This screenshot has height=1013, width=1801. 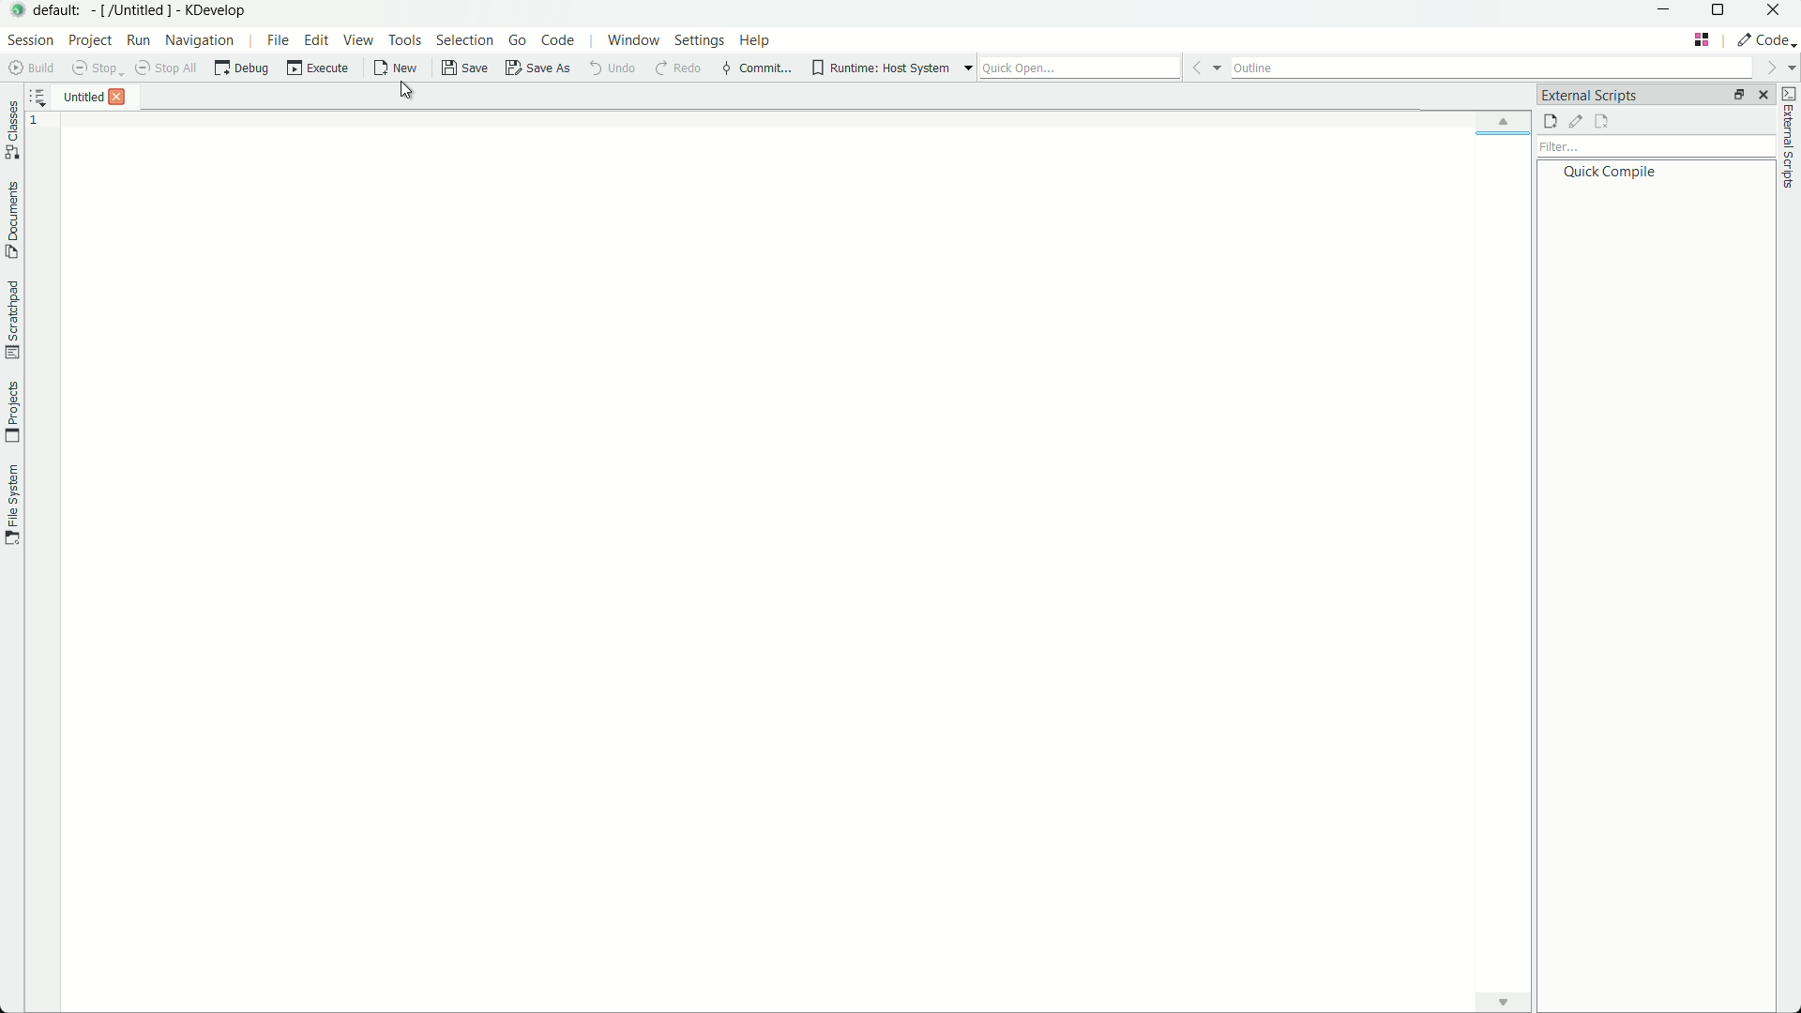 I want to click on filter bar, so click(x=1657, y=147).